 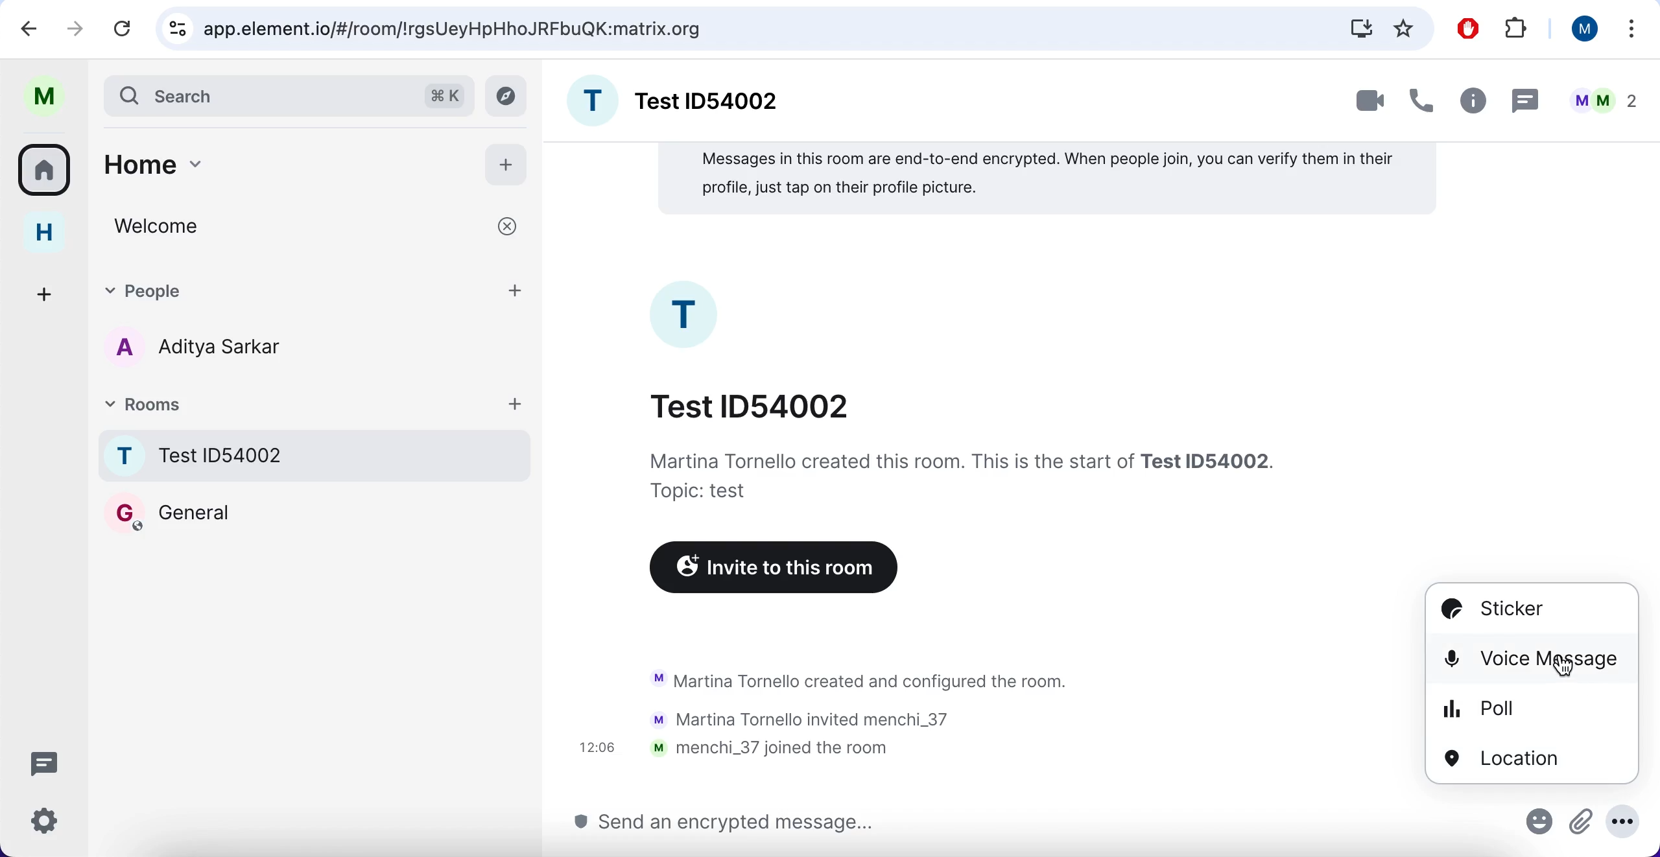 I want to click on poll, so click(x=1478, y=708).